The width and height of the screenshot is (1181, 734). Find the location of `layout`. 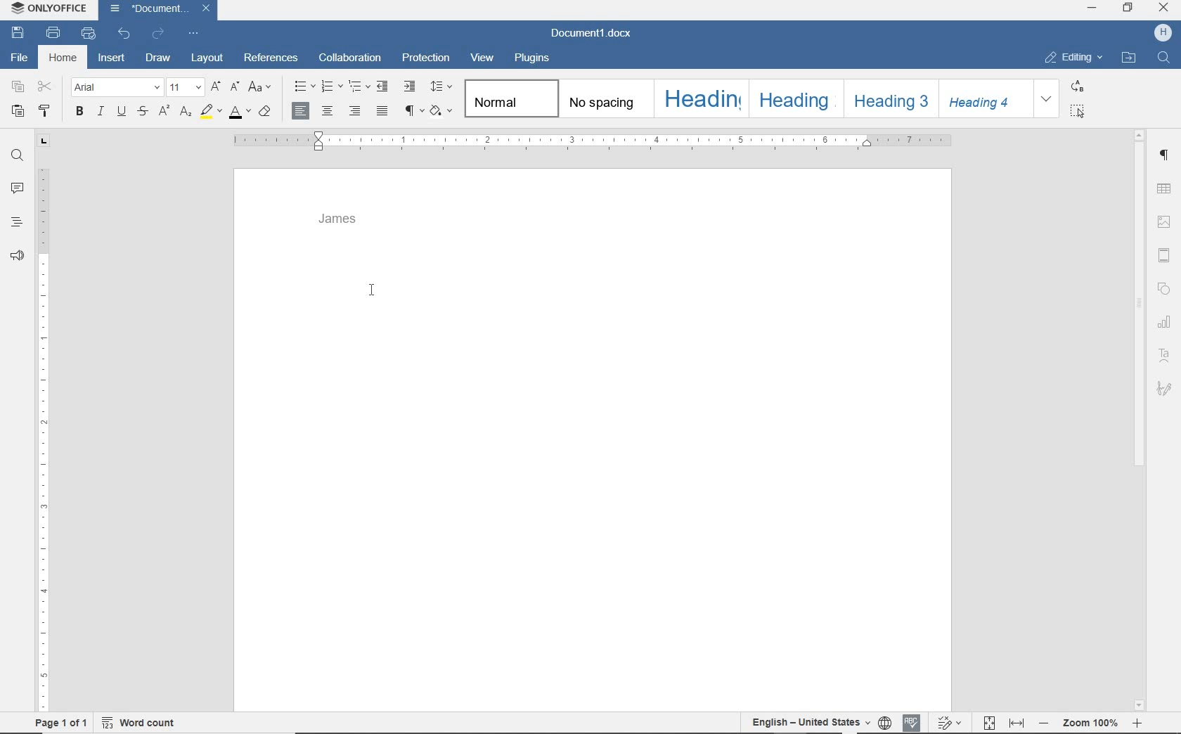

layout is located at coordinates (207, 58).